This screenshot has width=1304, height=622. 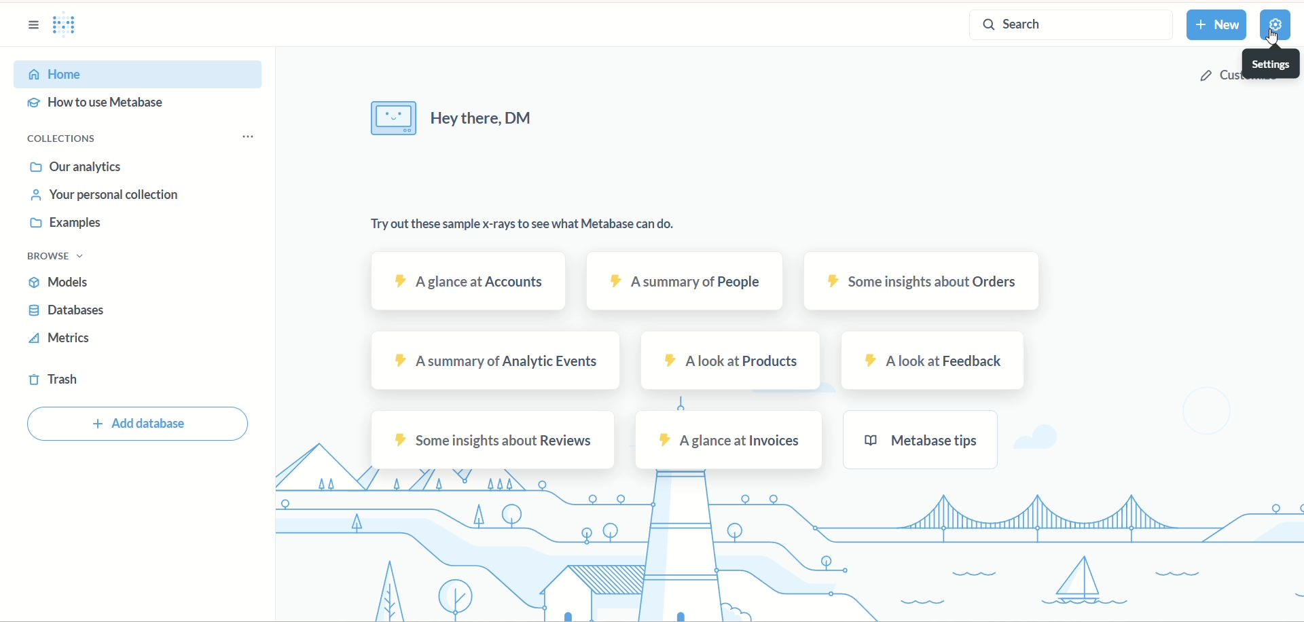 I want to click on logo, so click(x=71, y=26).